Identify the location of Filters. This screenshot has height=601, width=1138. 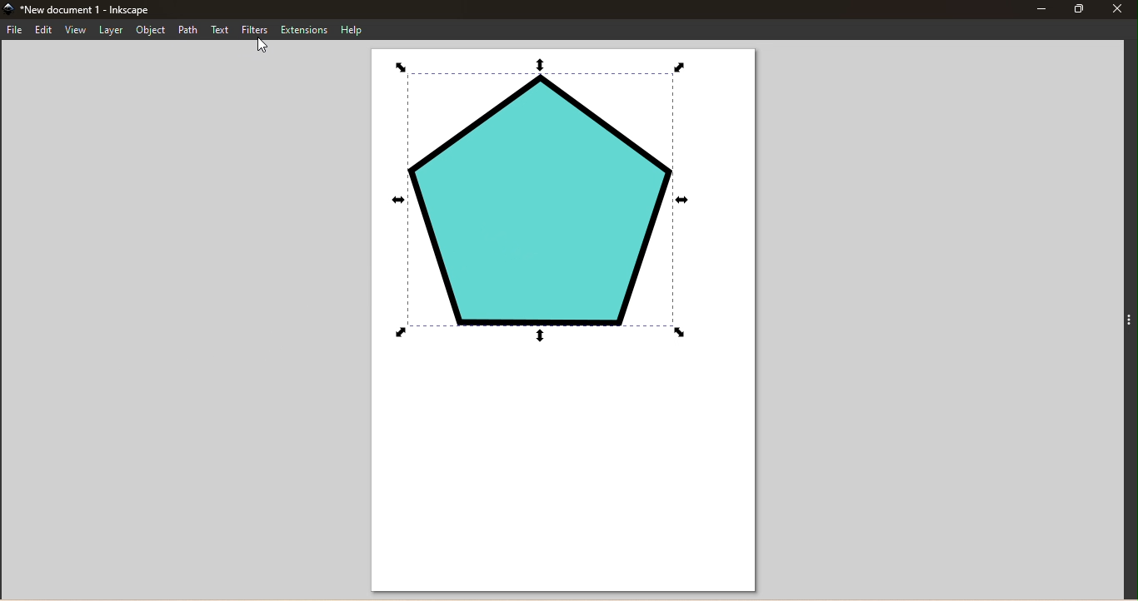
(257, 29).